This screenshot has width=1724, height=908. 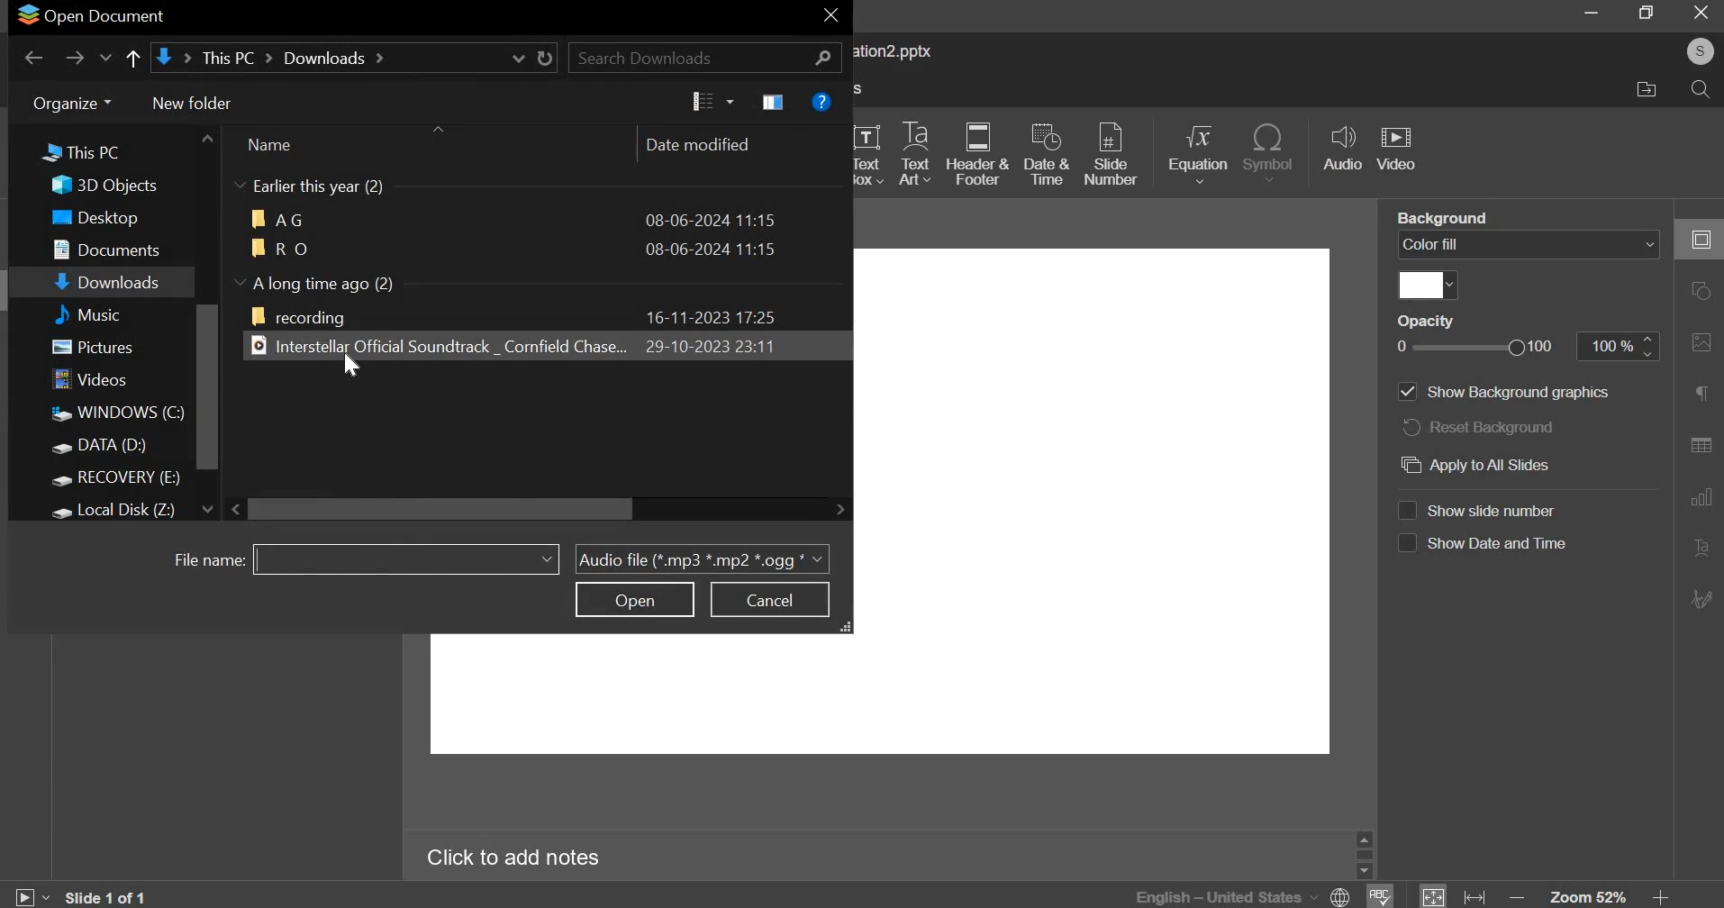 I want to click on show the preview pane, so click(x=773, y=102).